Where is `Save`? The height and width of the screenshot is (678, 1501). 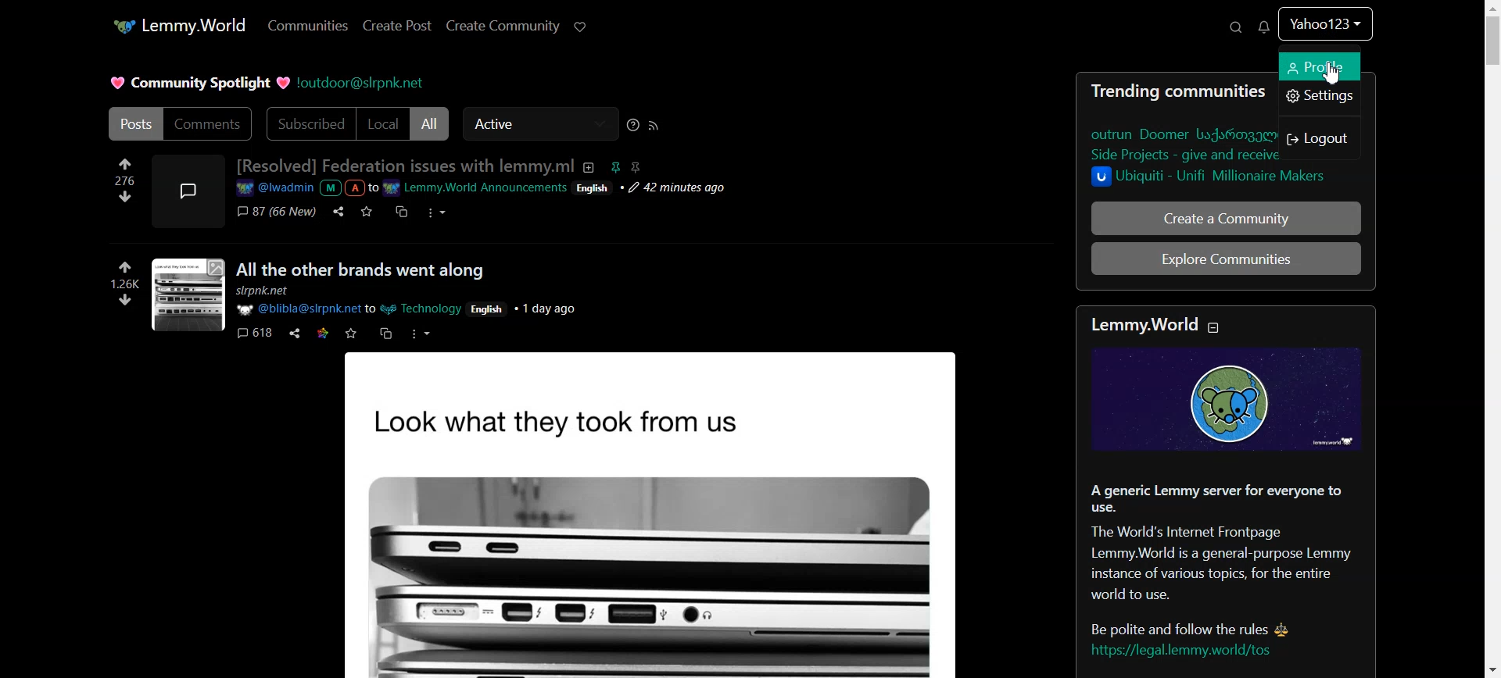 Save is located at coordinates (365, 211).